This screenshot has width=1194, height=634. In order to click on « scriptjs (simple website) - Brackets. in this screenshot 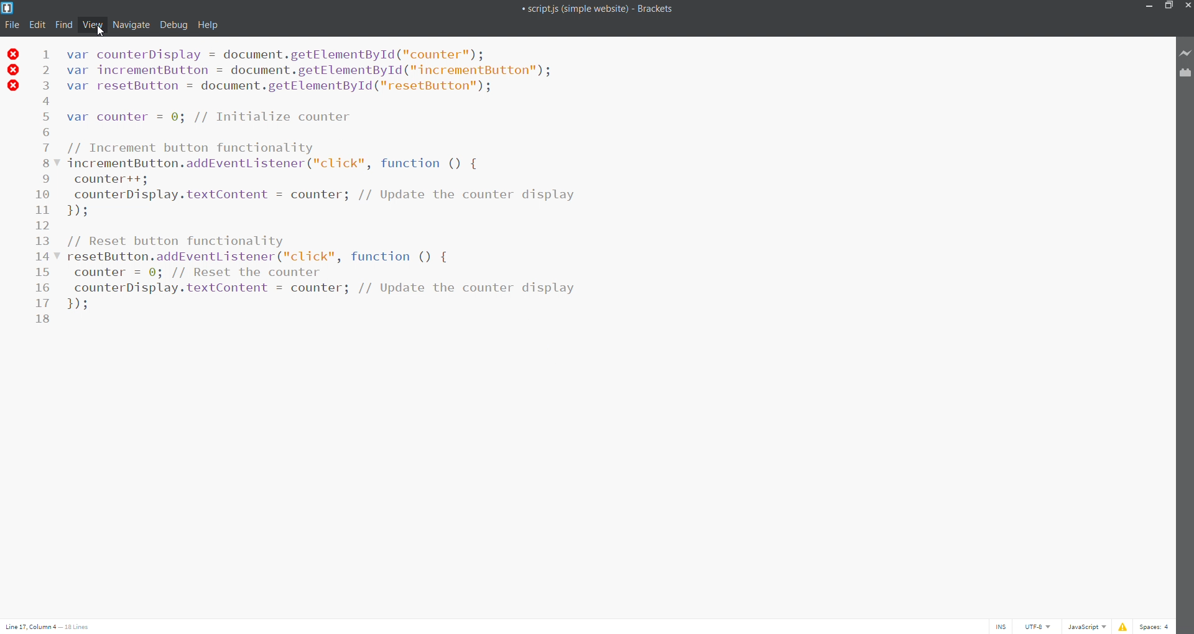, I will do `click(597, 9)`.